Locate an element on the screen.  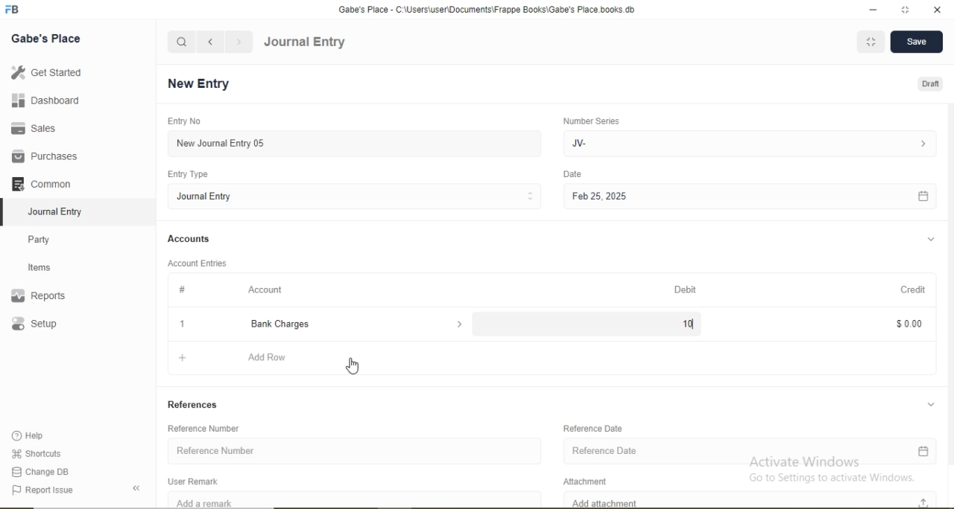
Save is located at coordinates (915, 42).